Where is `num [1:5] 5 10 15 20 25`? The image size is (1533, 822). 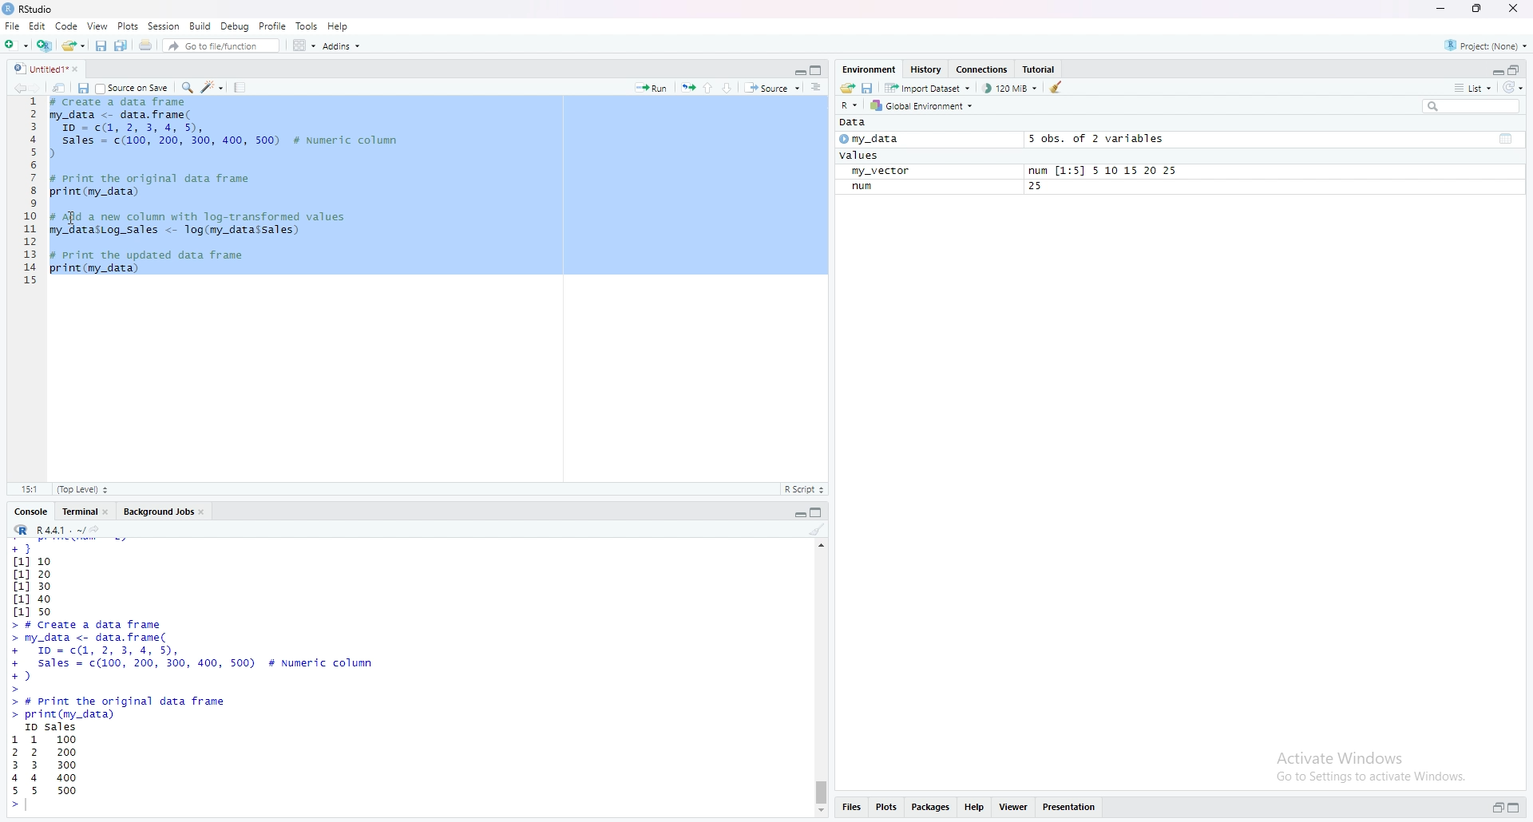 num [1:5] 5 10 15 20 25 is located at coordinates (1100, 170).